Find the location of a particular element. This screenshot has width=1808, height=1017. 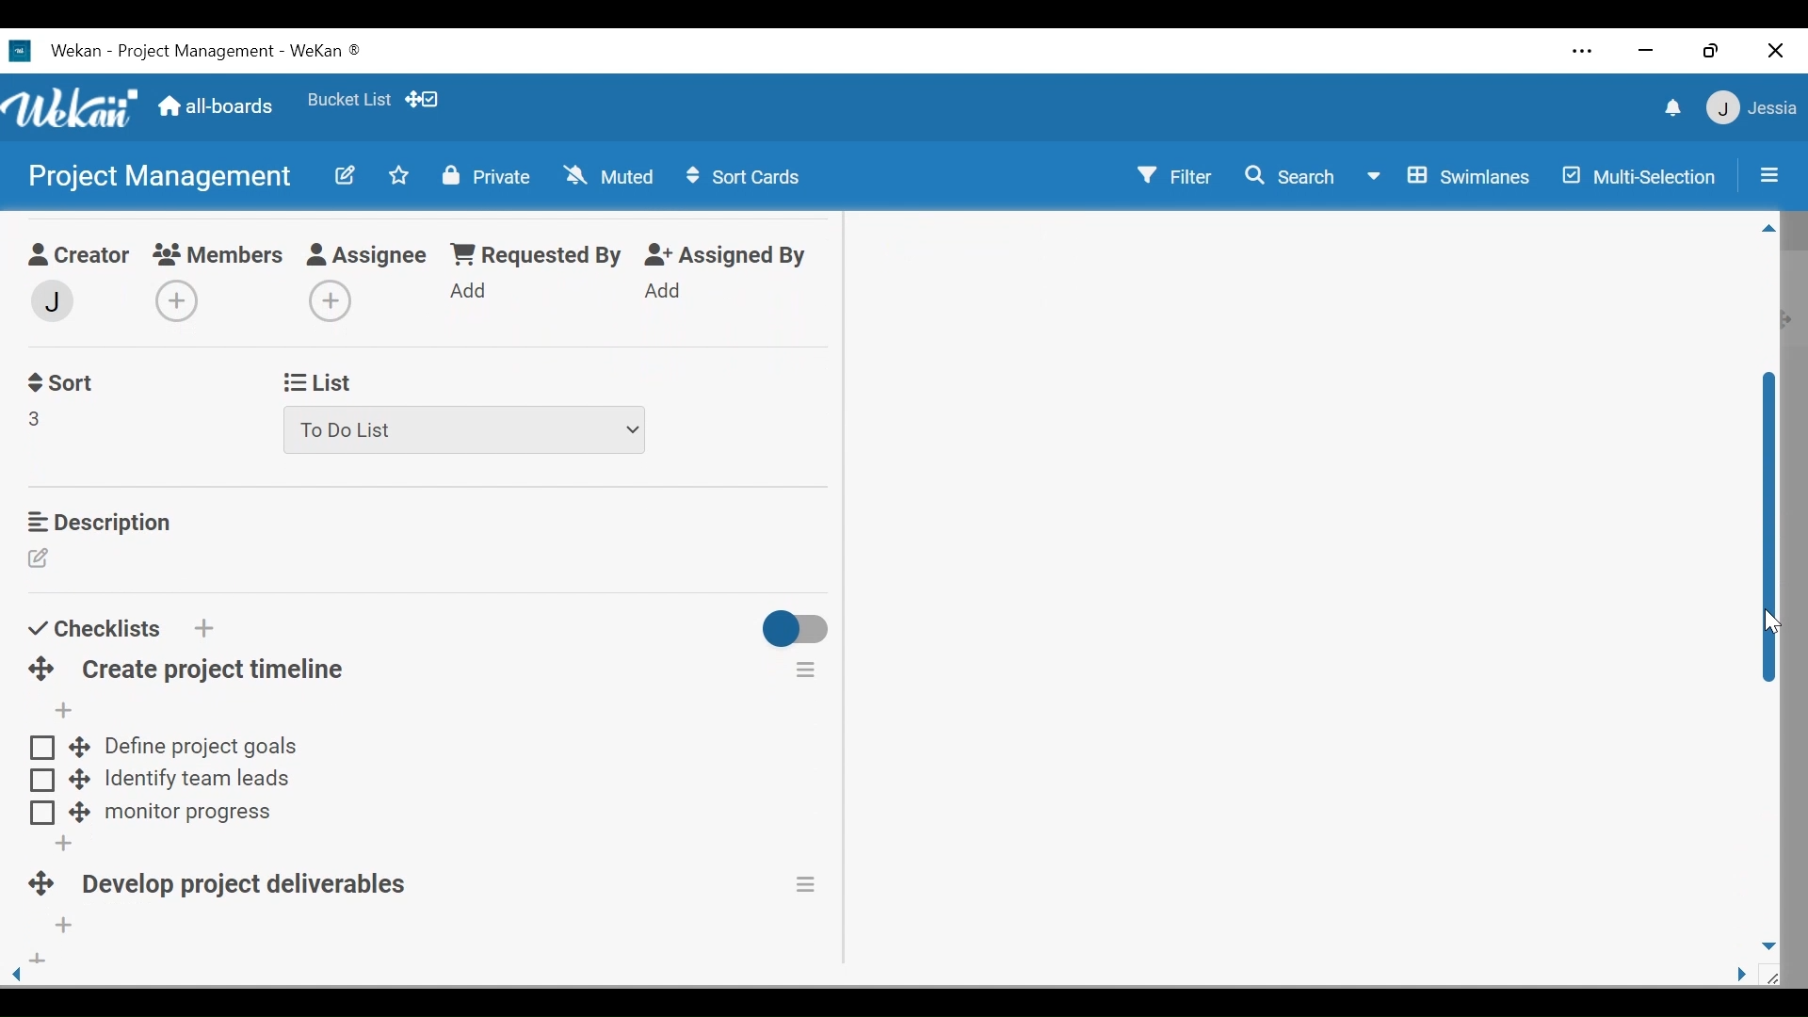

Field is located at coordinates (36, 418).